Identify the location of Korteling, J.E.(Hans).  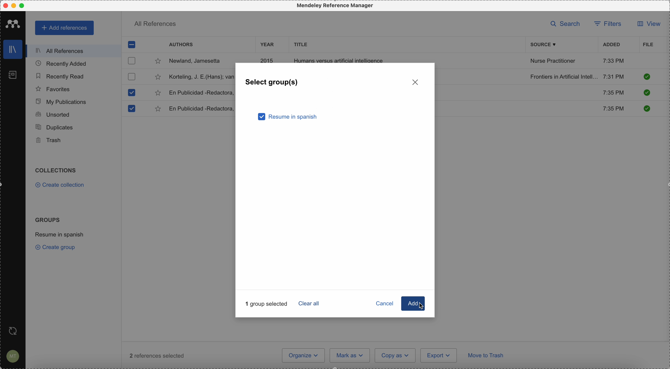
(201, 77).